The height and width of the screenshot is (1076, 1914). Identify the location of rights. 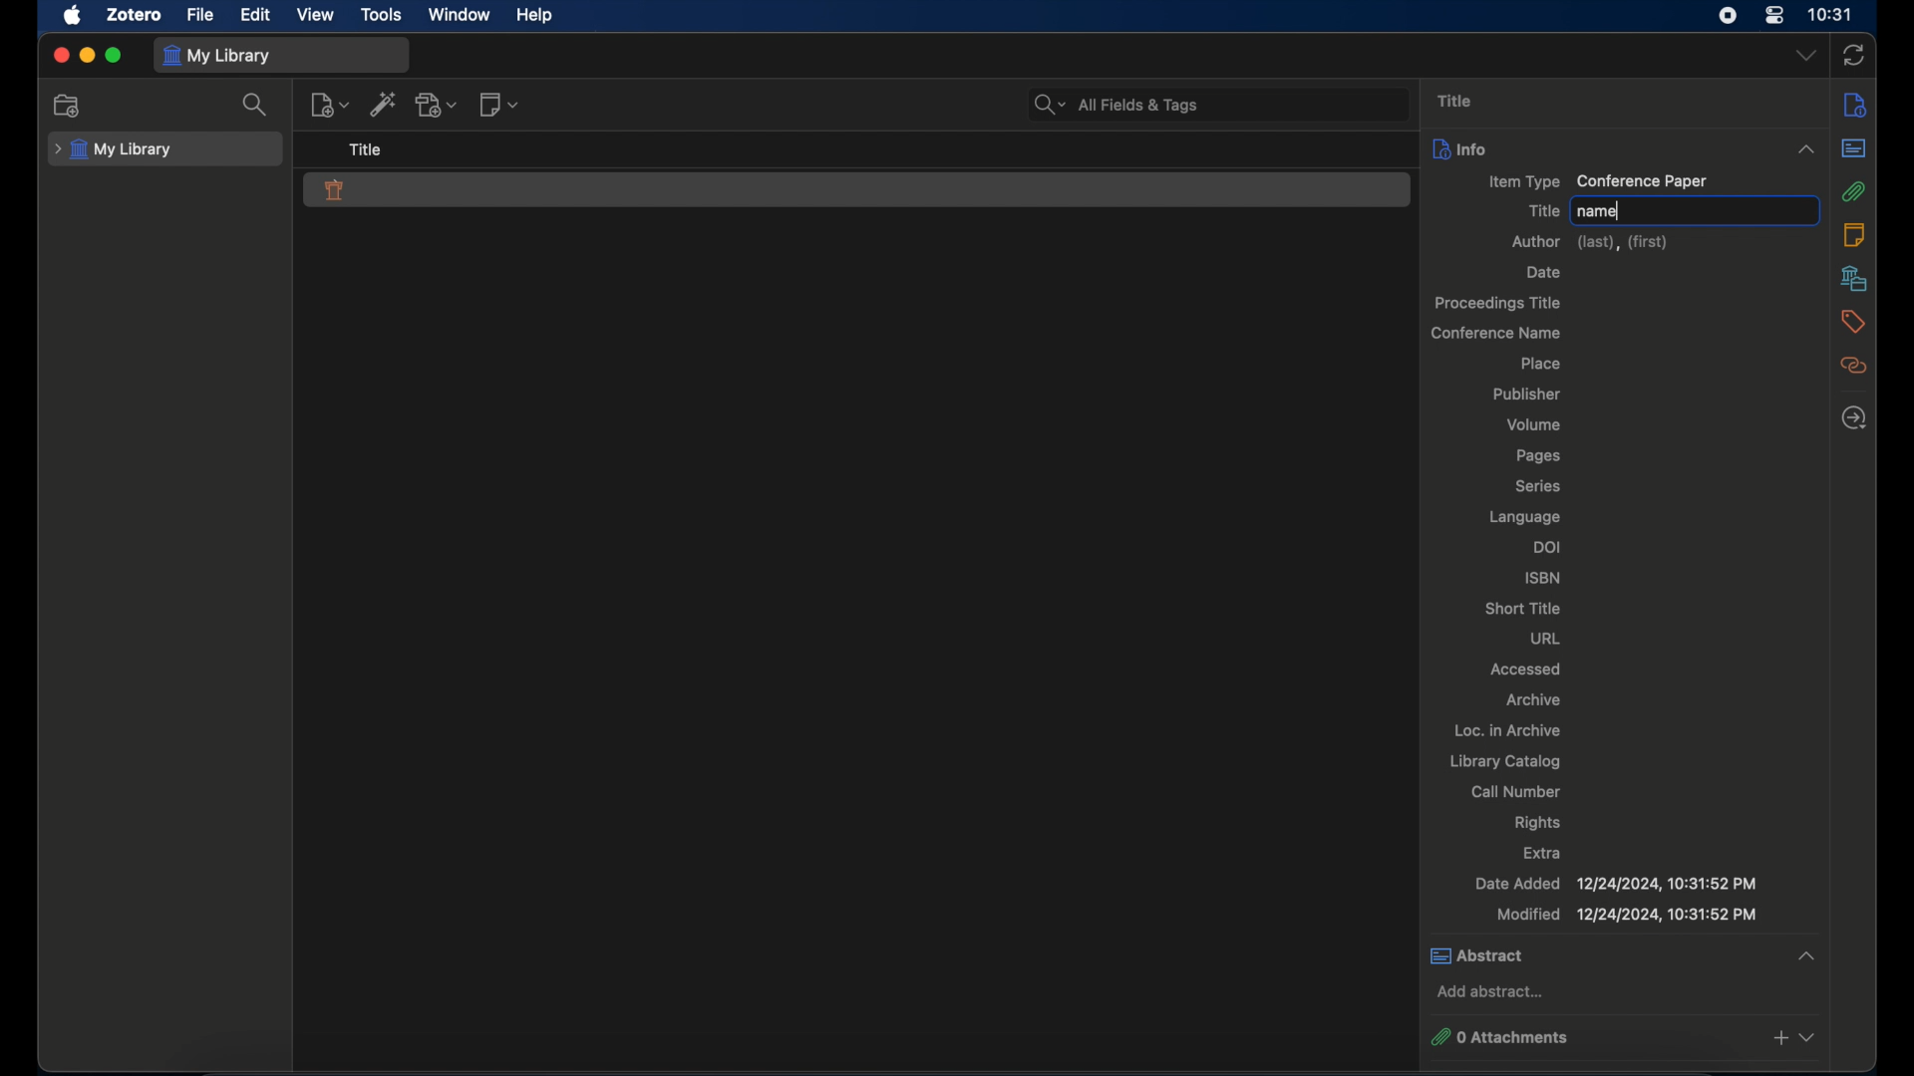
(1538, 823).